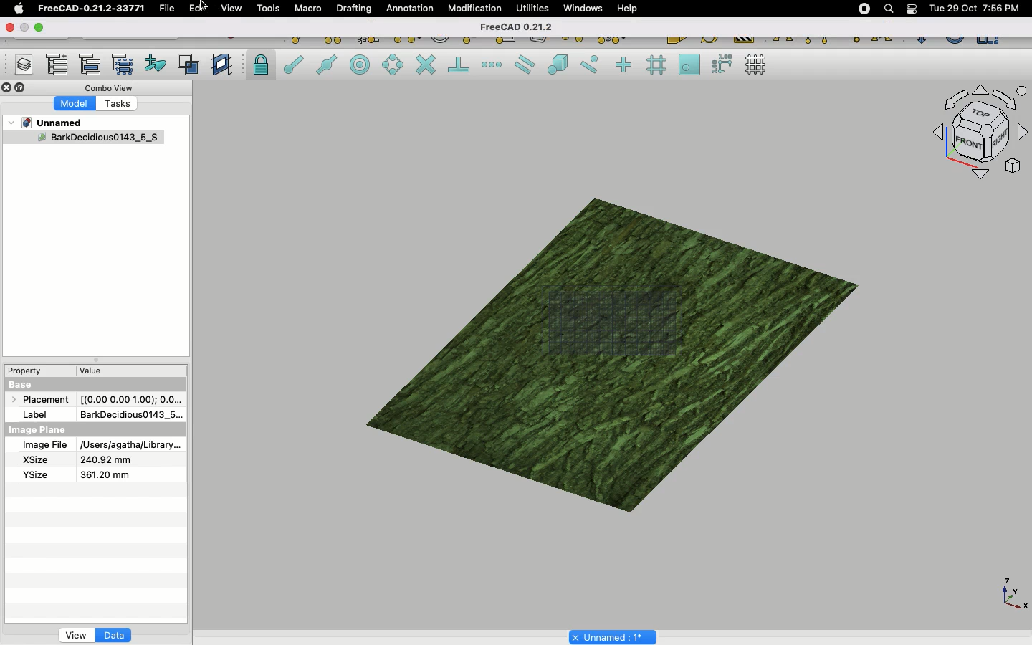  Describe the element at coordinates (191, 65) in the screenshot. I see `Create working plane proxy` at that location.